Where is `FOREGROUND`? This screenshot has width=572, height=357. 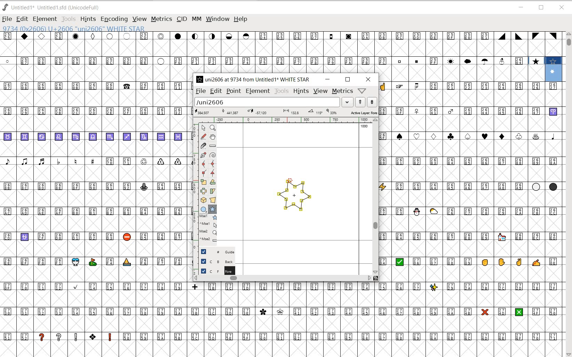 FOREGROUND is located at coordinates (214, 271).